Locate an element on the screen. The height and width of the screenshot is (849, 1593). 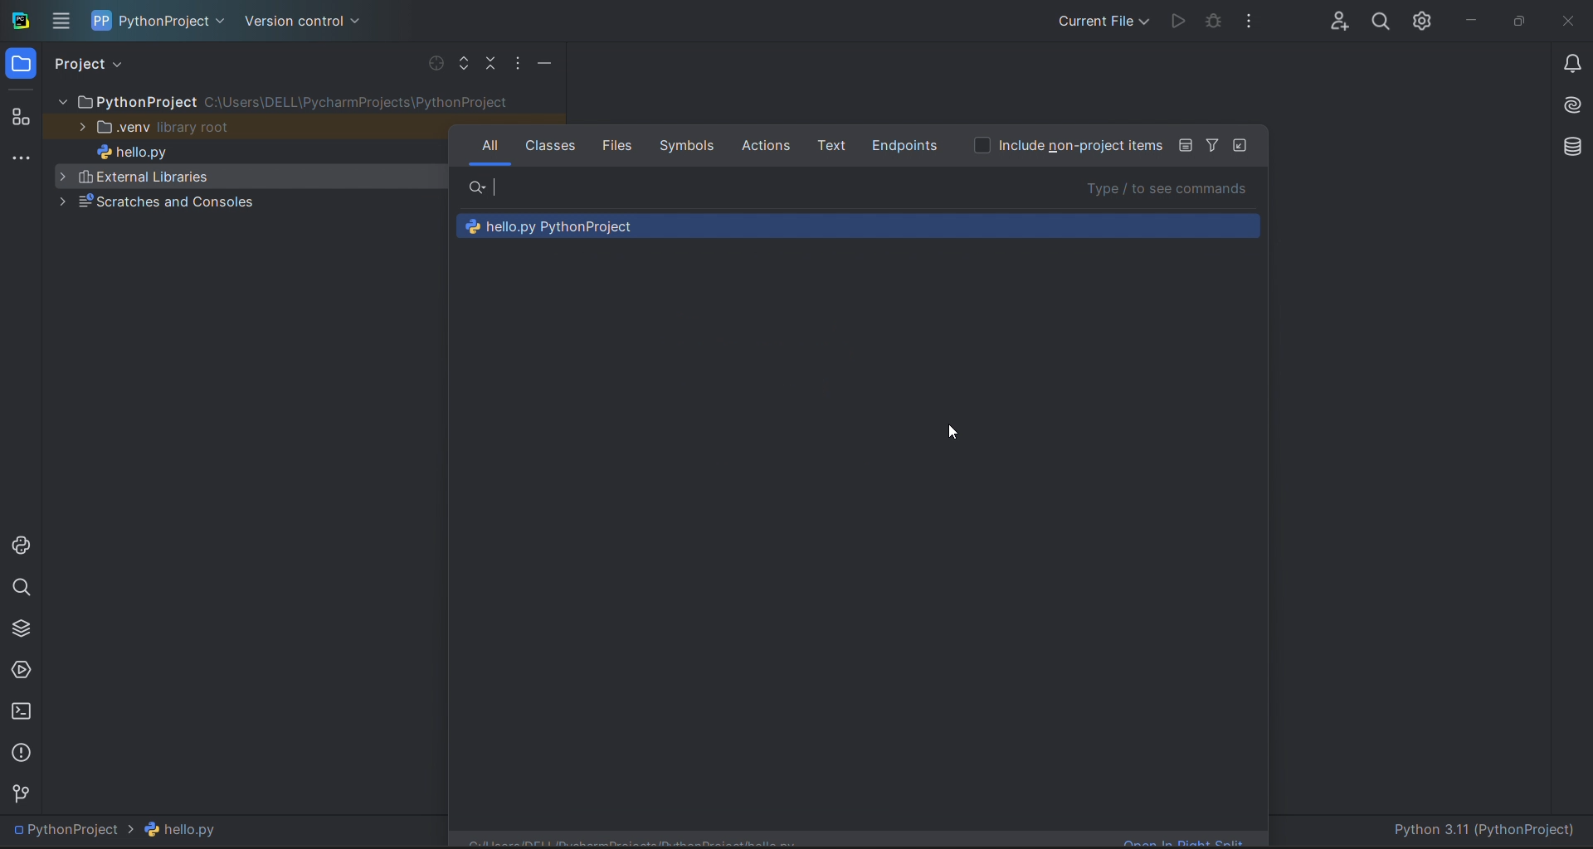
maximize is located at coordinates (1518, 18).